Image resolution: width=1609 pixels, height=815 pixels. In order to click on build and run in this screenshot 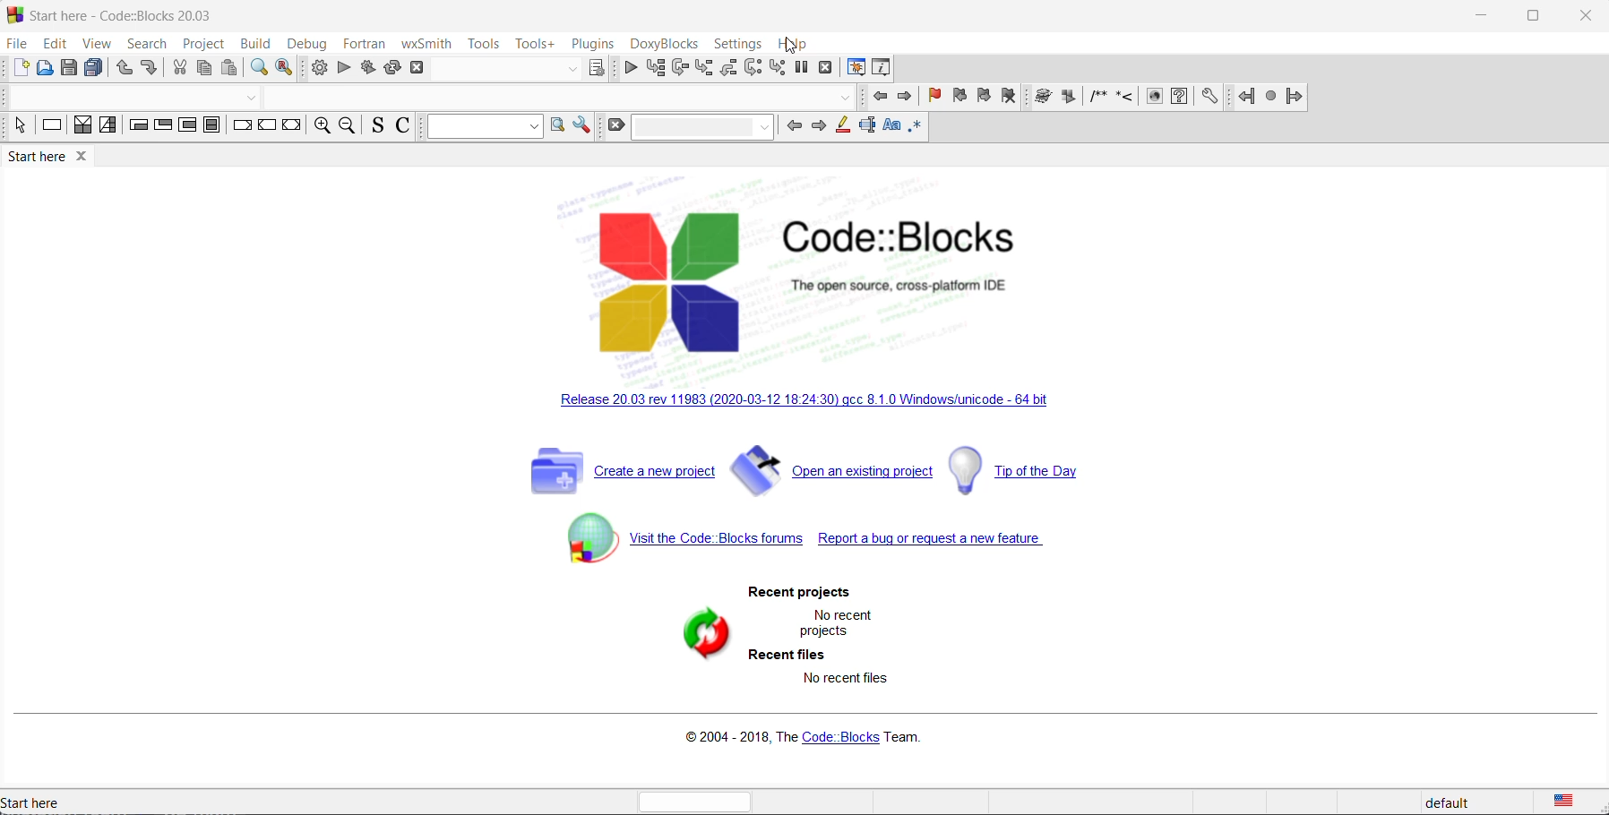, I will do `click(367, 69)`.